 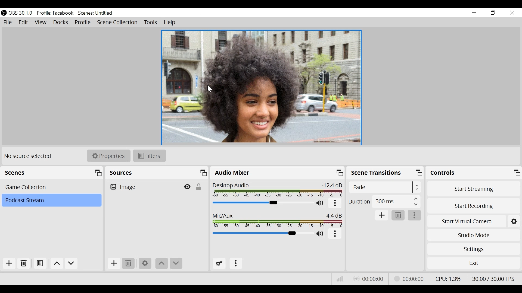 What do you see at coordinates (493, 279) in the screenshot?
I see `Frame Per Second` at bounding box center [493, 279].